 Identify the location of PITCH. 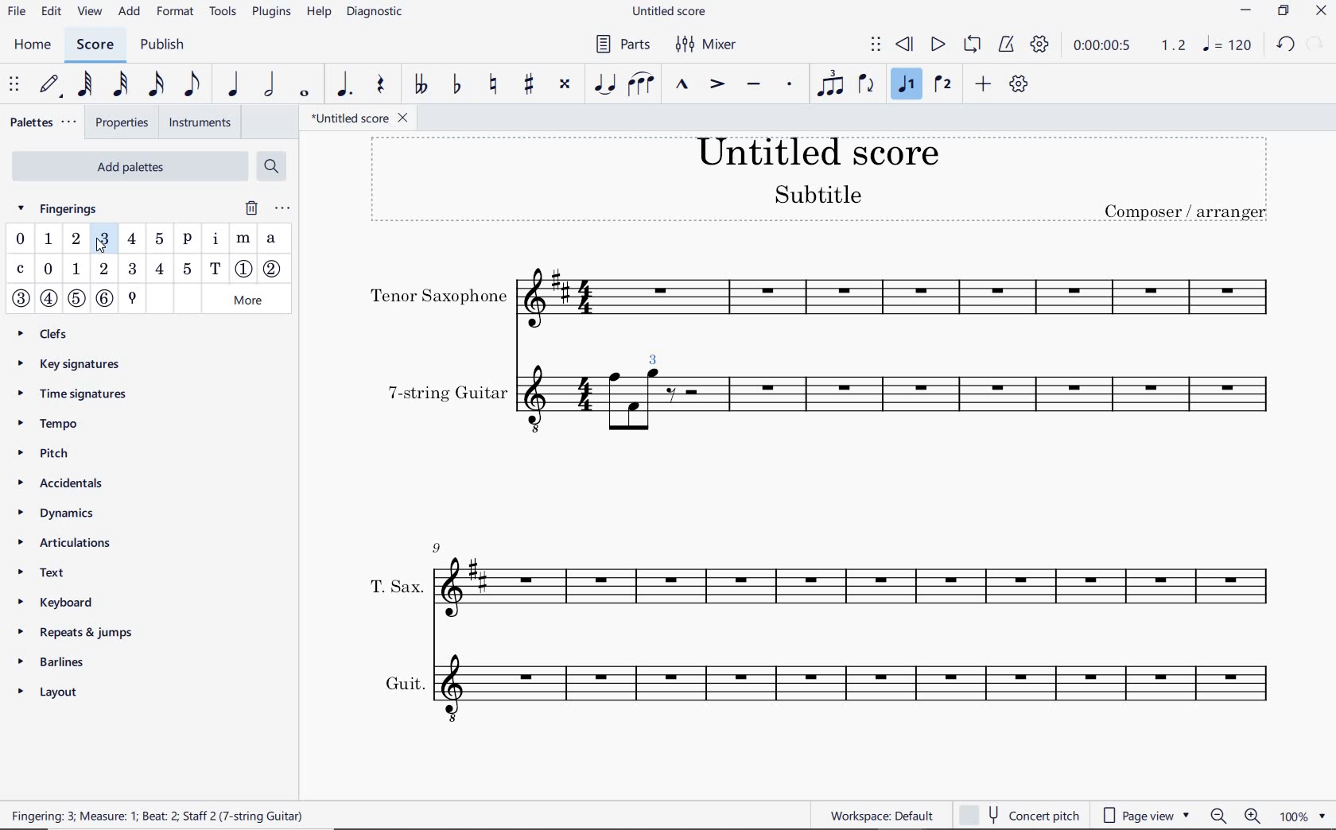
(61, 452).